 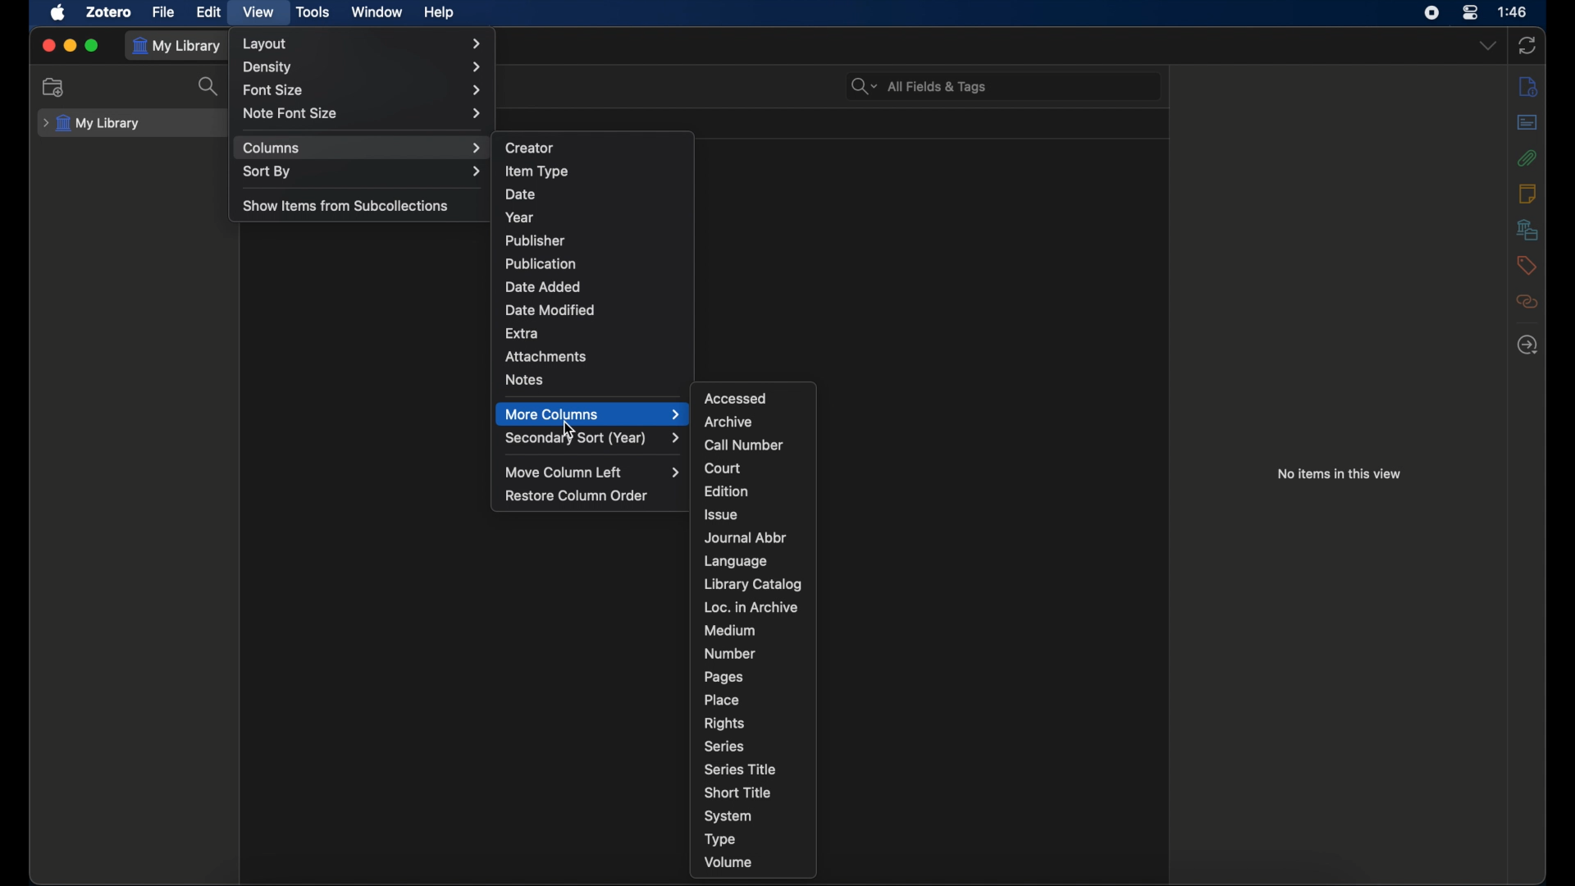 What do you see at coordinates (365, 89) in the screenshot?
I see `font size` at bounding box center [365, 89].